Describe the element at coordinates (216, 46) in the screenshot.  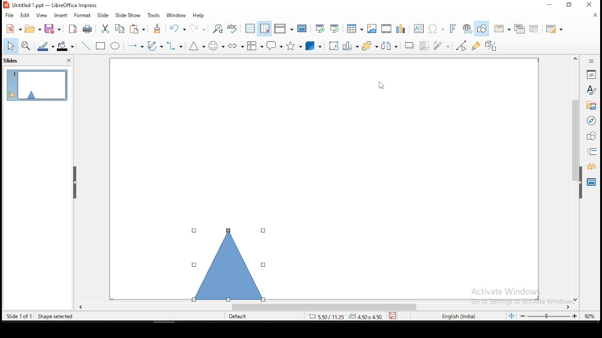
I see `symbol shapes` at that location.